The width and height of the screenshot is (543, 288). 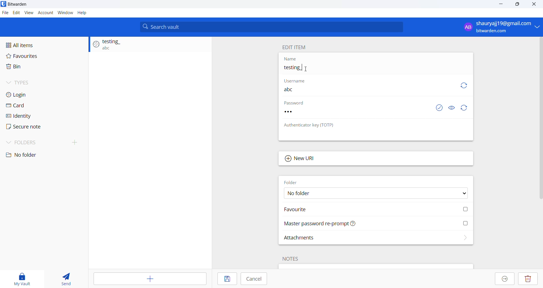 What do you see at coordinates (358, 91) in the screenshot?
I see `User name` at bounding box center [358, 91].